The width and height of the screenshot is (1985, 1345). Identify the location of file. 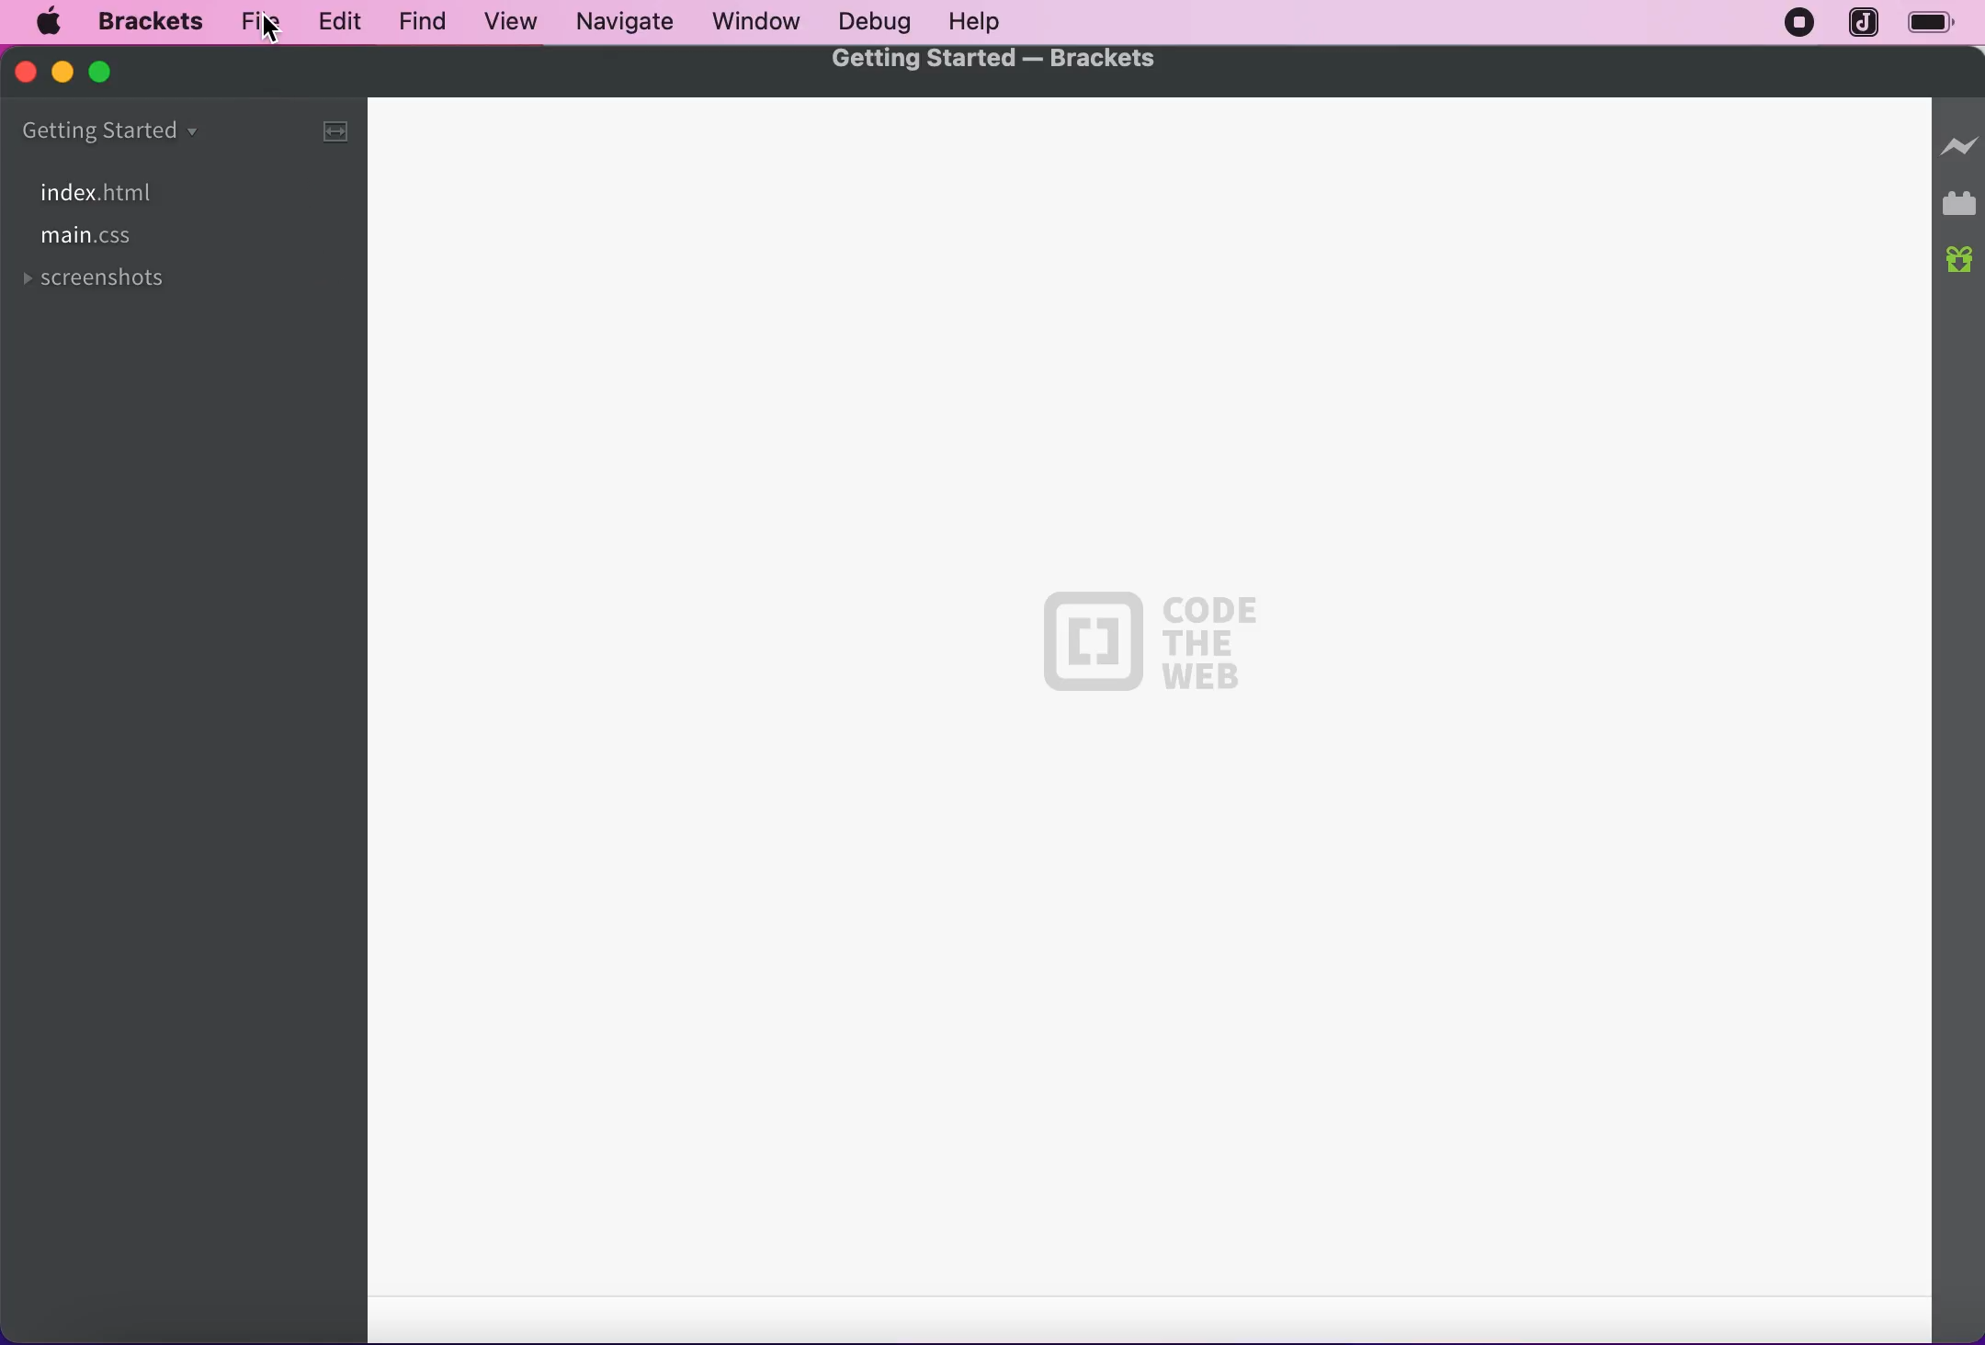
(255, 22).